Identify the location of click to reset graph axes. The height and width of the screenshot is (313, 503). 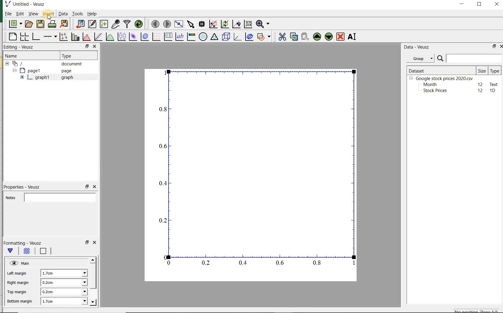
(247, 24).